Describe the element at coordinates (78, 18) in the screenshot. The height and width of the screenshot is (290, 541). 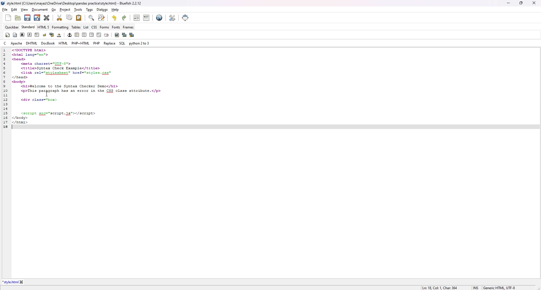
I see `paste` at that location.